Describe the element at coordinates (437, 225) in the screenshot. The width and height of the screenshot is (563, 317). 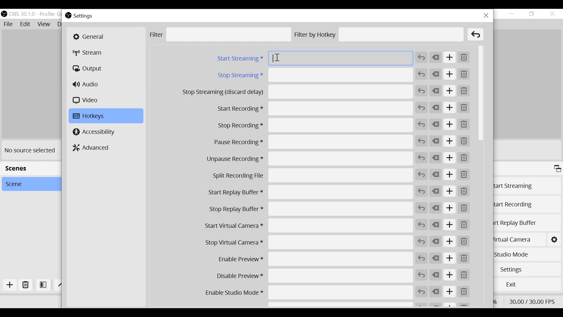
I see `Clear` at that location.